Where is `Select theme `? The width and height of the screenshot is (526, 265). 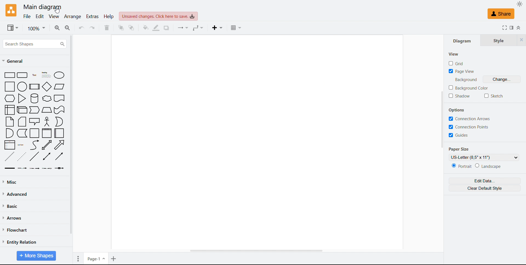
Select theme  is located at coordinates (519, 4).